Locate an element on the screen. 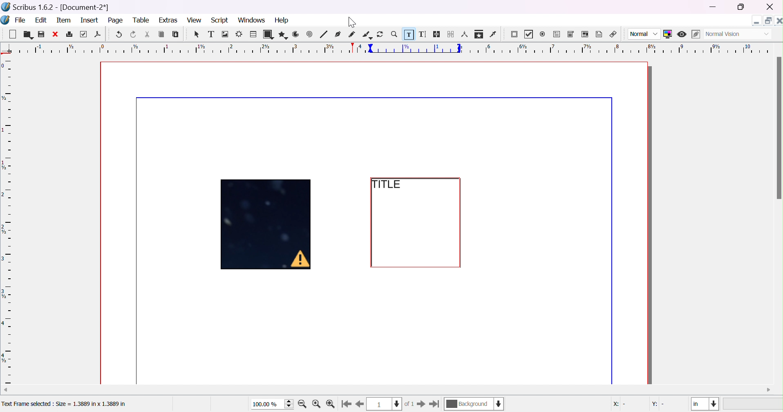 The height and width of the screenshot is (412, 783). minimize is located at coordinates (757, 20).